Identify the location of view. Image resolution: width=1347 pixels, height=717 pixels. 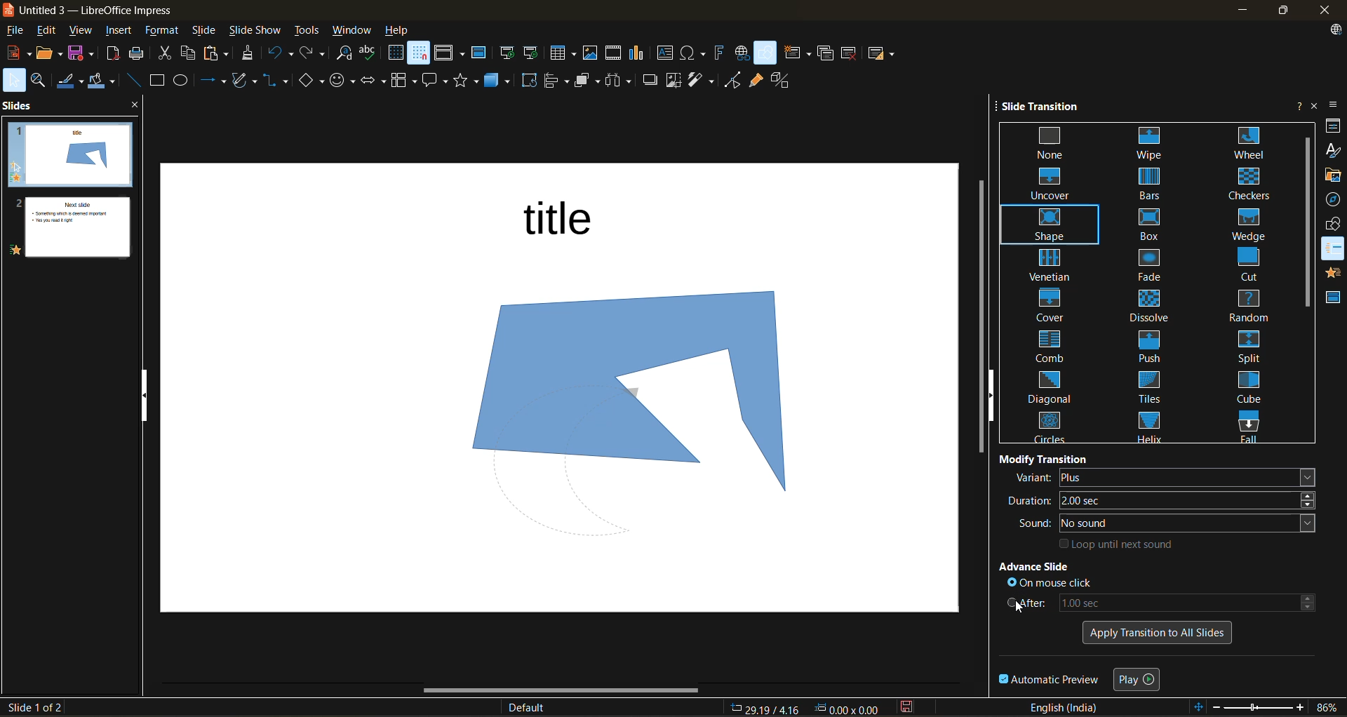
(84, 32).